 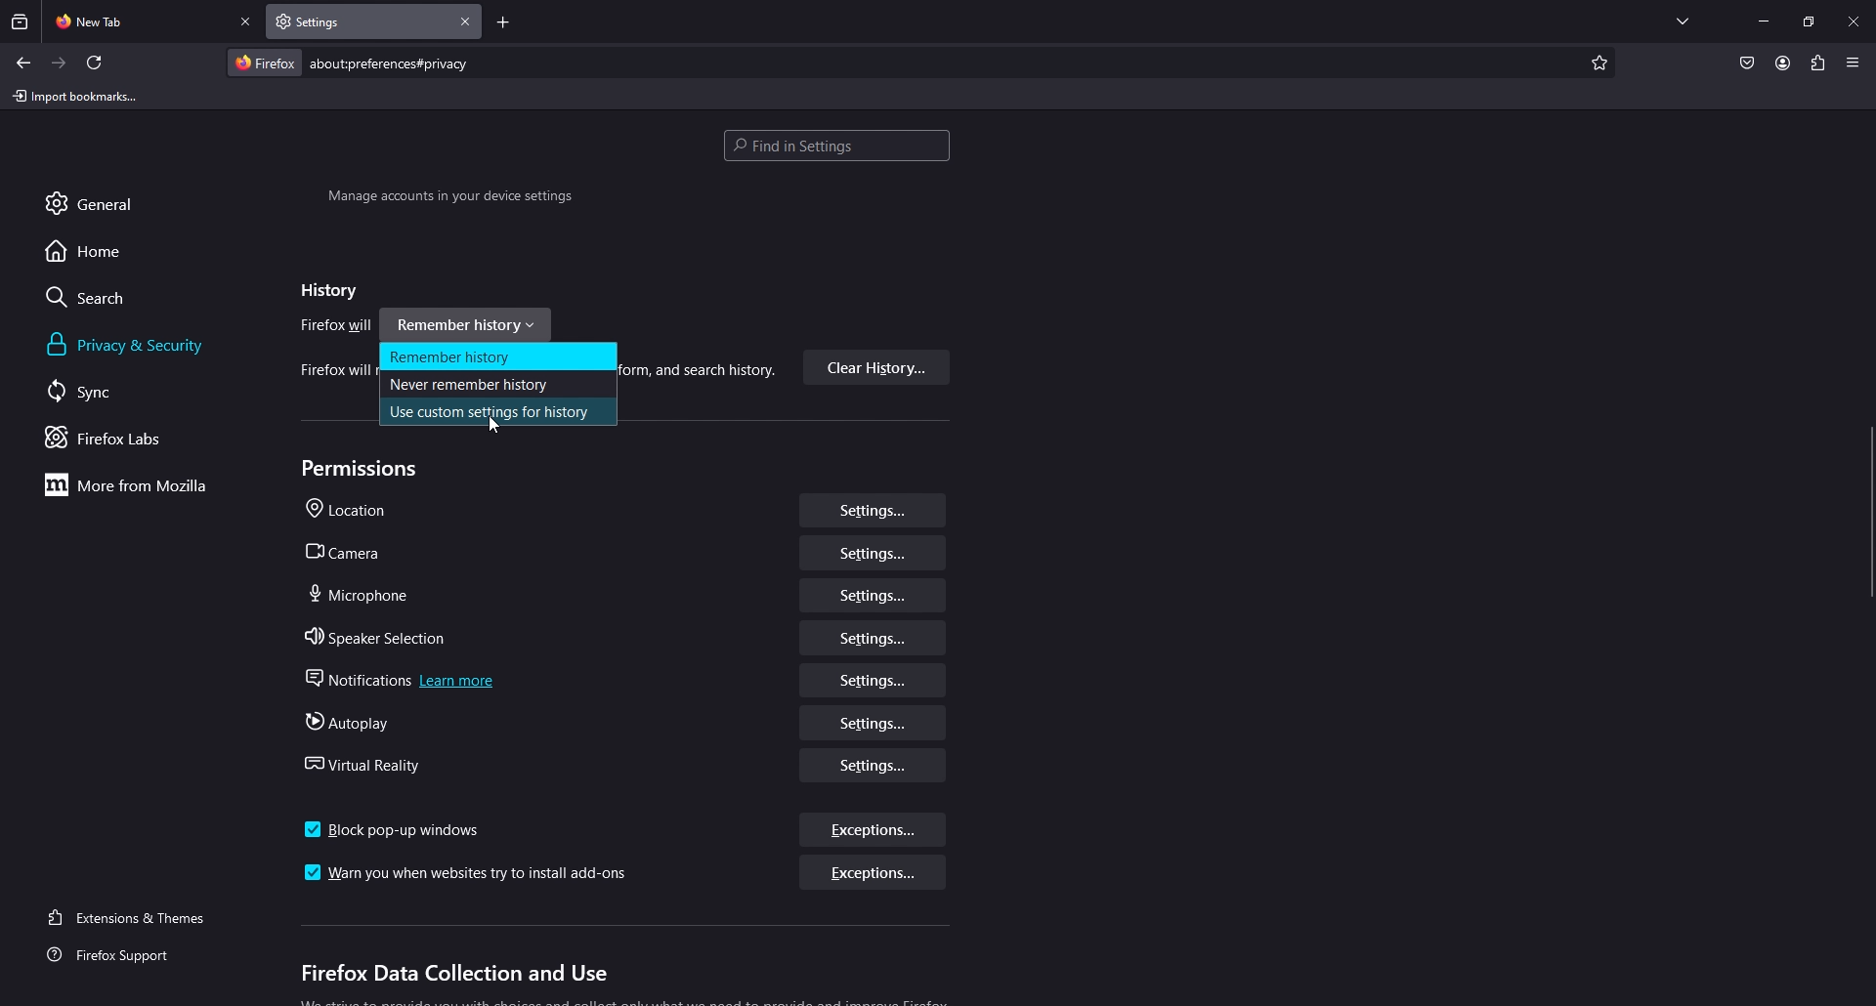 I want to click on home, so click(x=101, y=250).